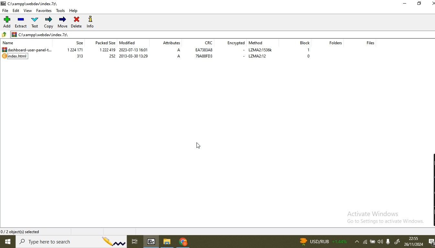 The width and height of the screenshot is (435, 248). What do you see at coordinates (432, 3) in the screenshot?
I see `close` at bounding box center [432, 3].